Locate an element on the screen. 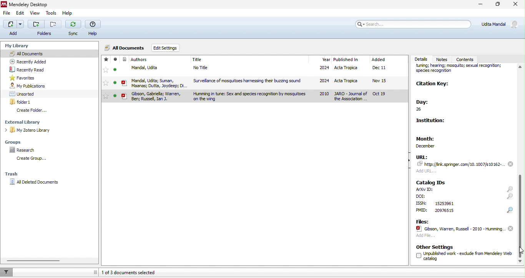 The image size is (525, 278). text is located at coordinates (444, 210).